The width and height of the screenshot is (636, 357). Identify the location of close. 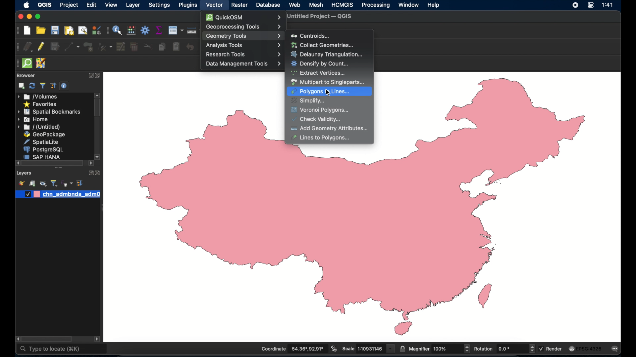
(98, 76).